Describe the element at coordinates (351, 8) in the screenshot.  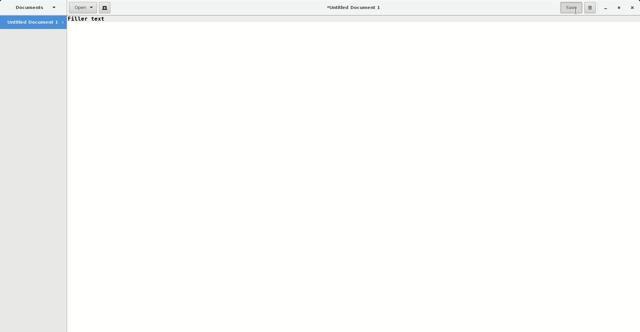
I see `Untitled Document 1` at that location.